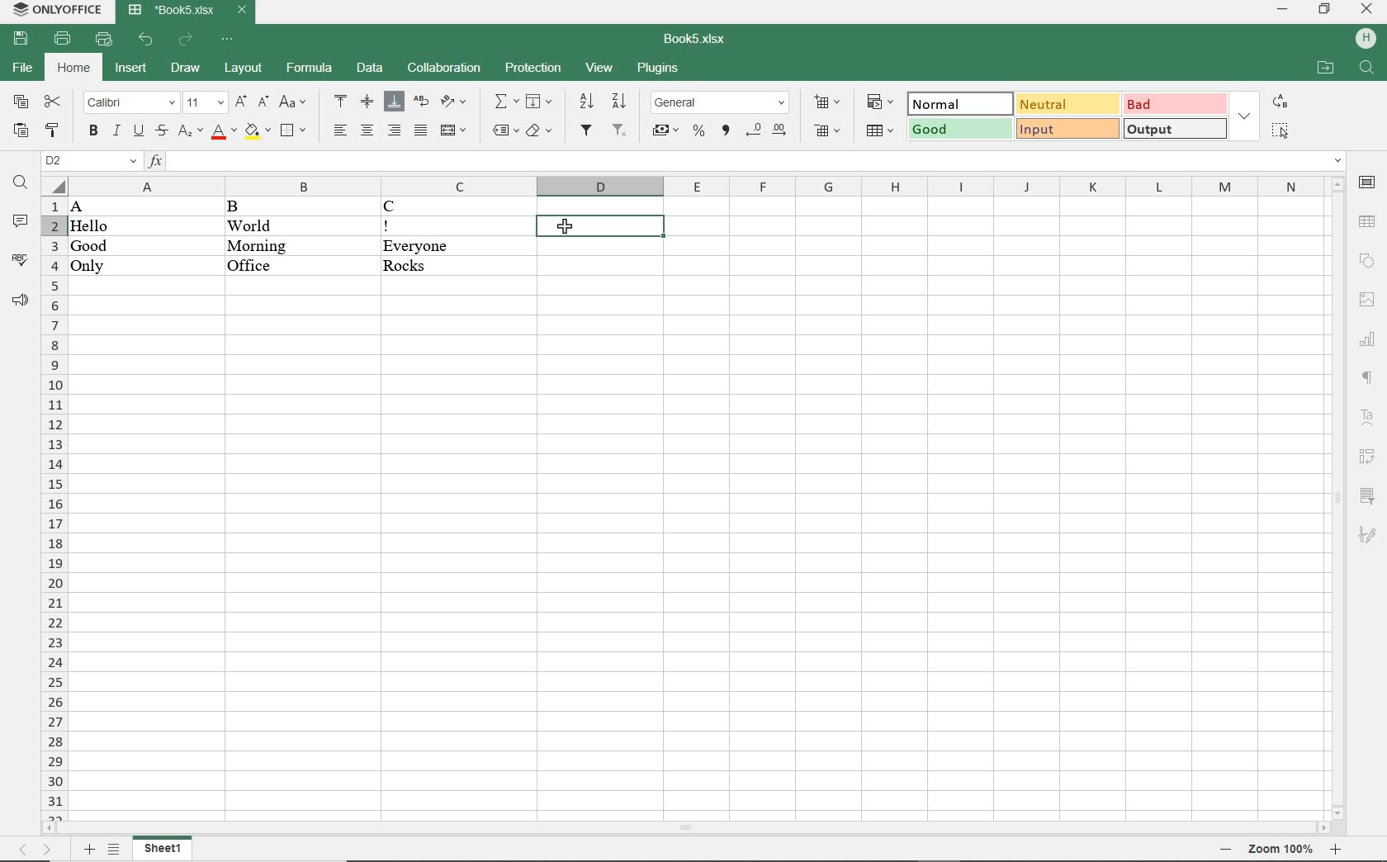 This screenshot has width=1387, height=862. I want to click on ALIGN LEFT, so click(341, 130).